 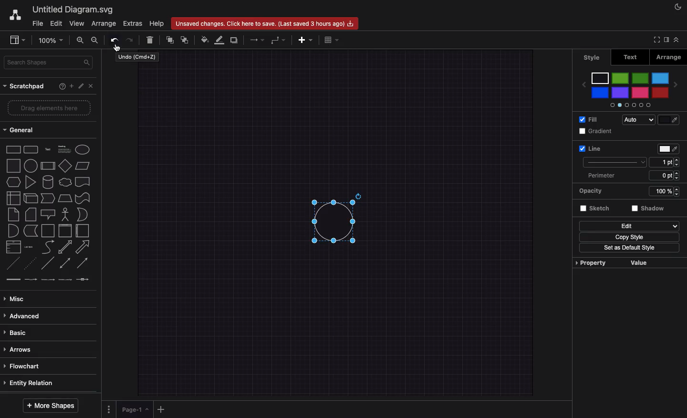 What do you see at coordinates (630, 226) in the screenshot?
I see `Edit` at bounding box center [630, 226].